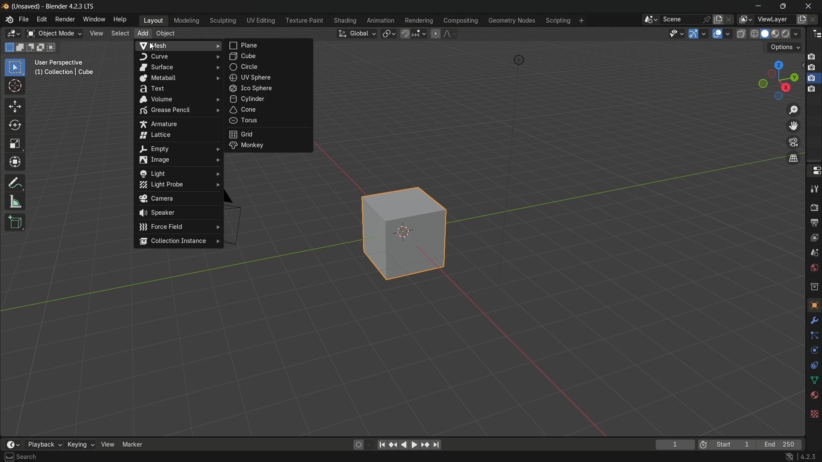 The height and width of the screenshot is (462, 822). I want to click on data, so click(813, 381).